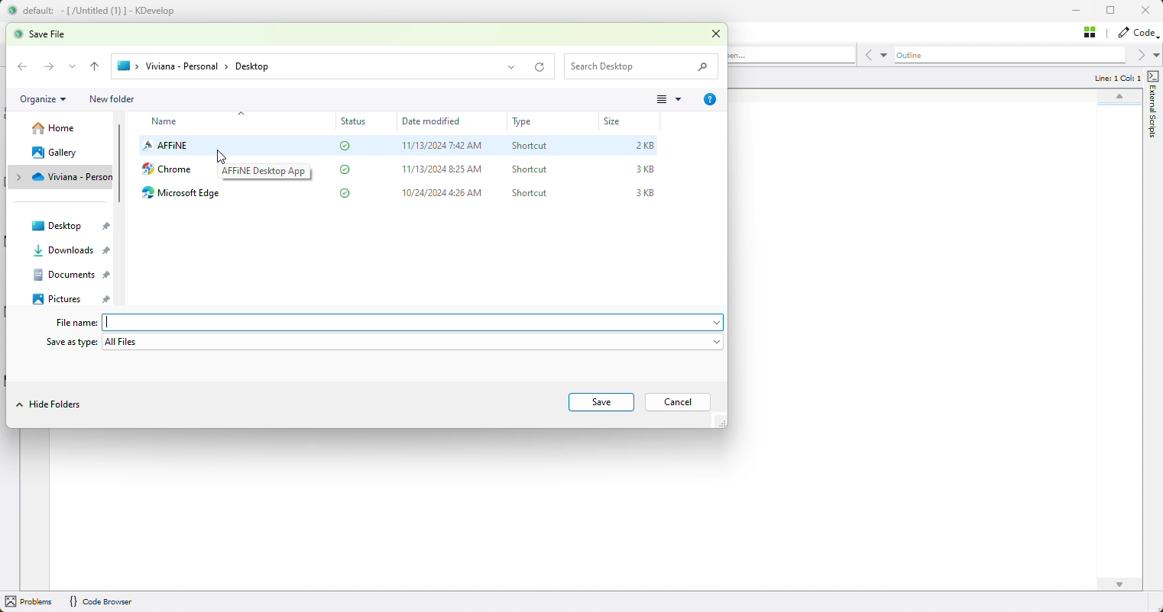  I want to click on Shortcut, so click(530, 143).